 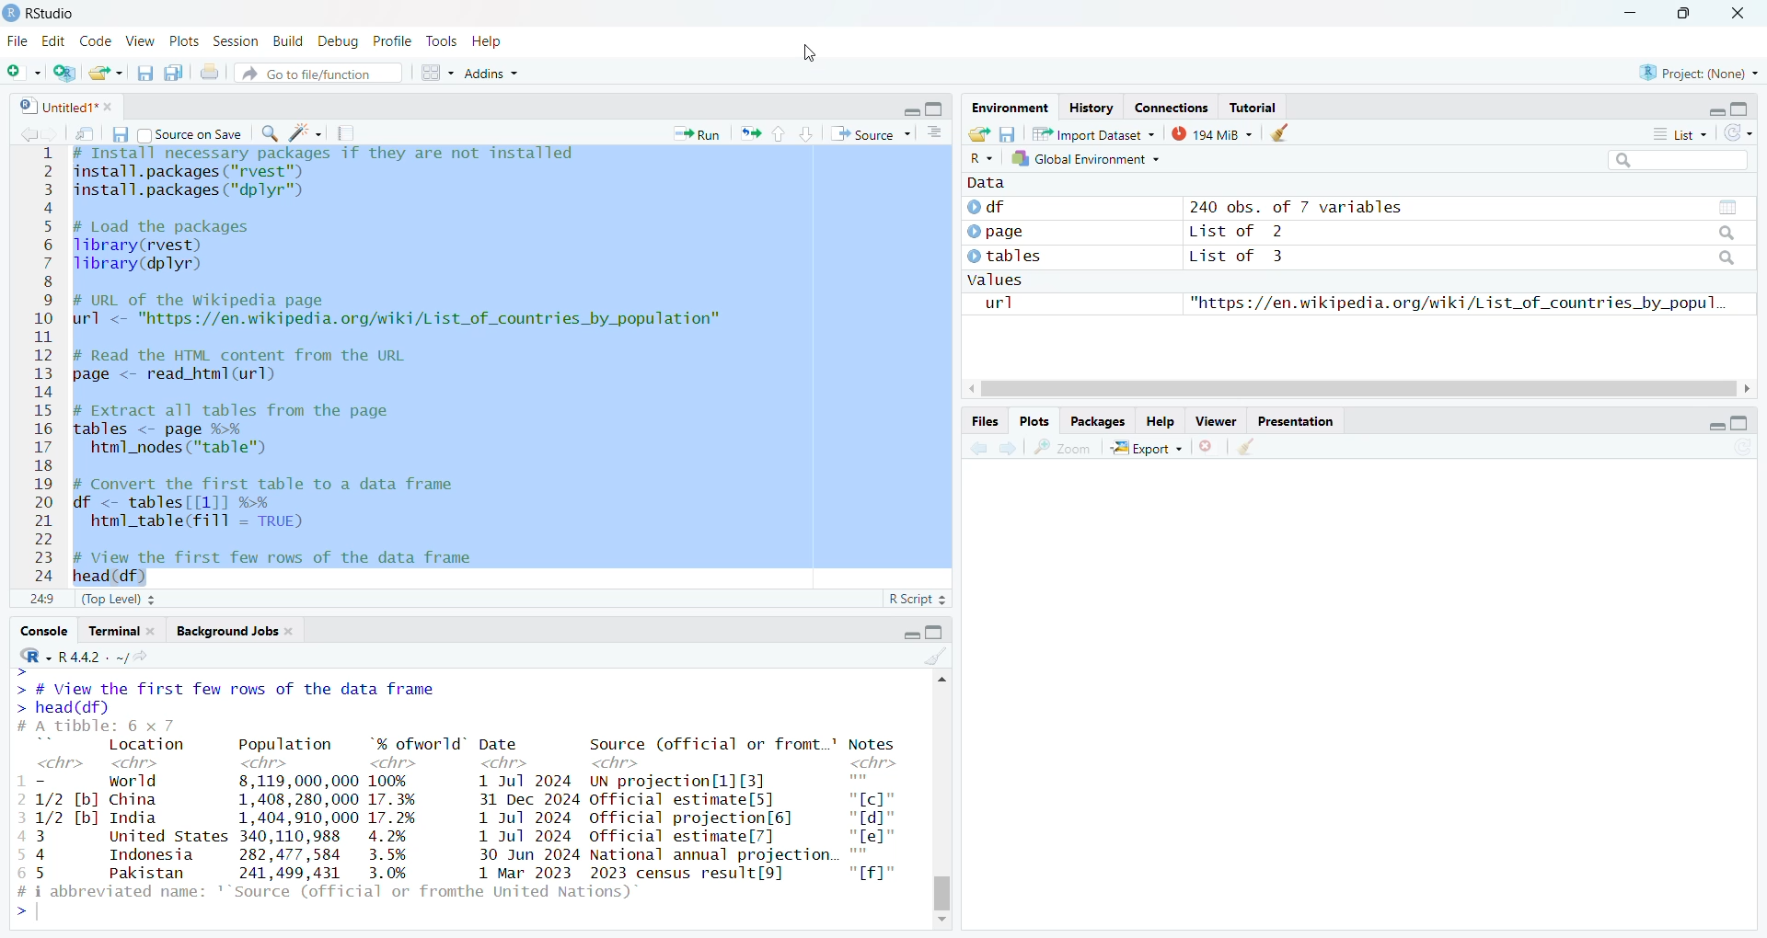 I want to click on  install necessary packages if they are not installed install.packages ("rvest") install.packages ("dplyr"), so click(x=325, y=177).